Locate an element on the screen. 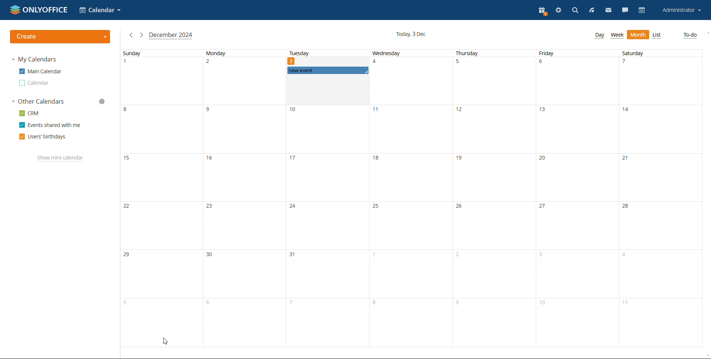  scrollbar is located at coordinates (711, 185).